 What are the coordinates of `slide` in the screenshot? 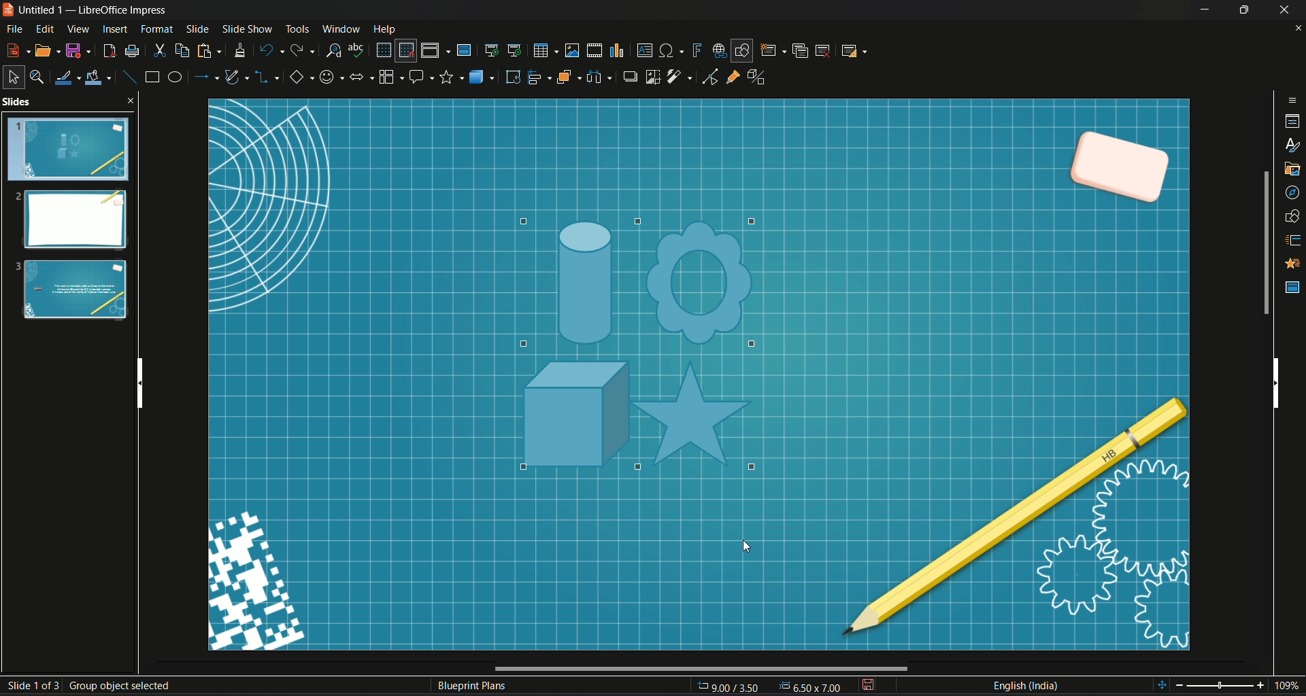 It's located at (198, 28).